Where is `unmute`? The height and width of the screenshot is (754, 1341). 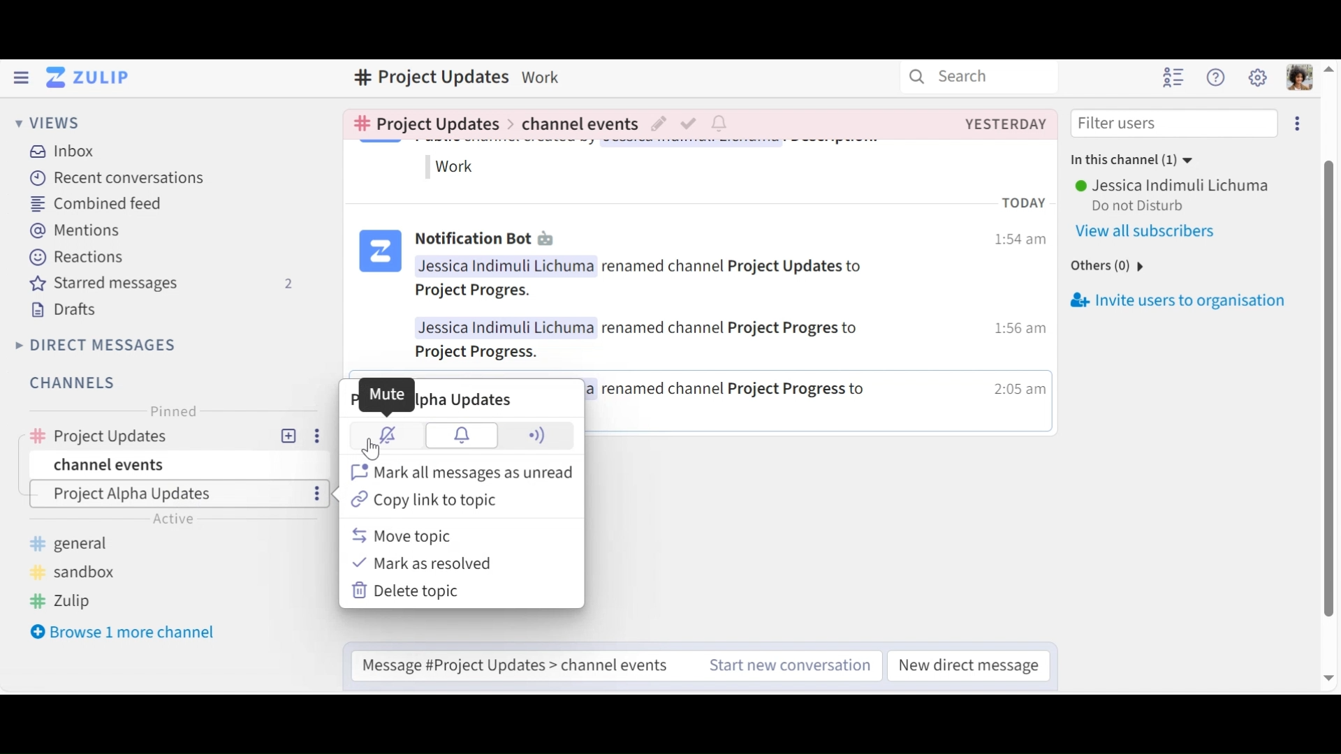
unmute is located at coordinates (463, 435).